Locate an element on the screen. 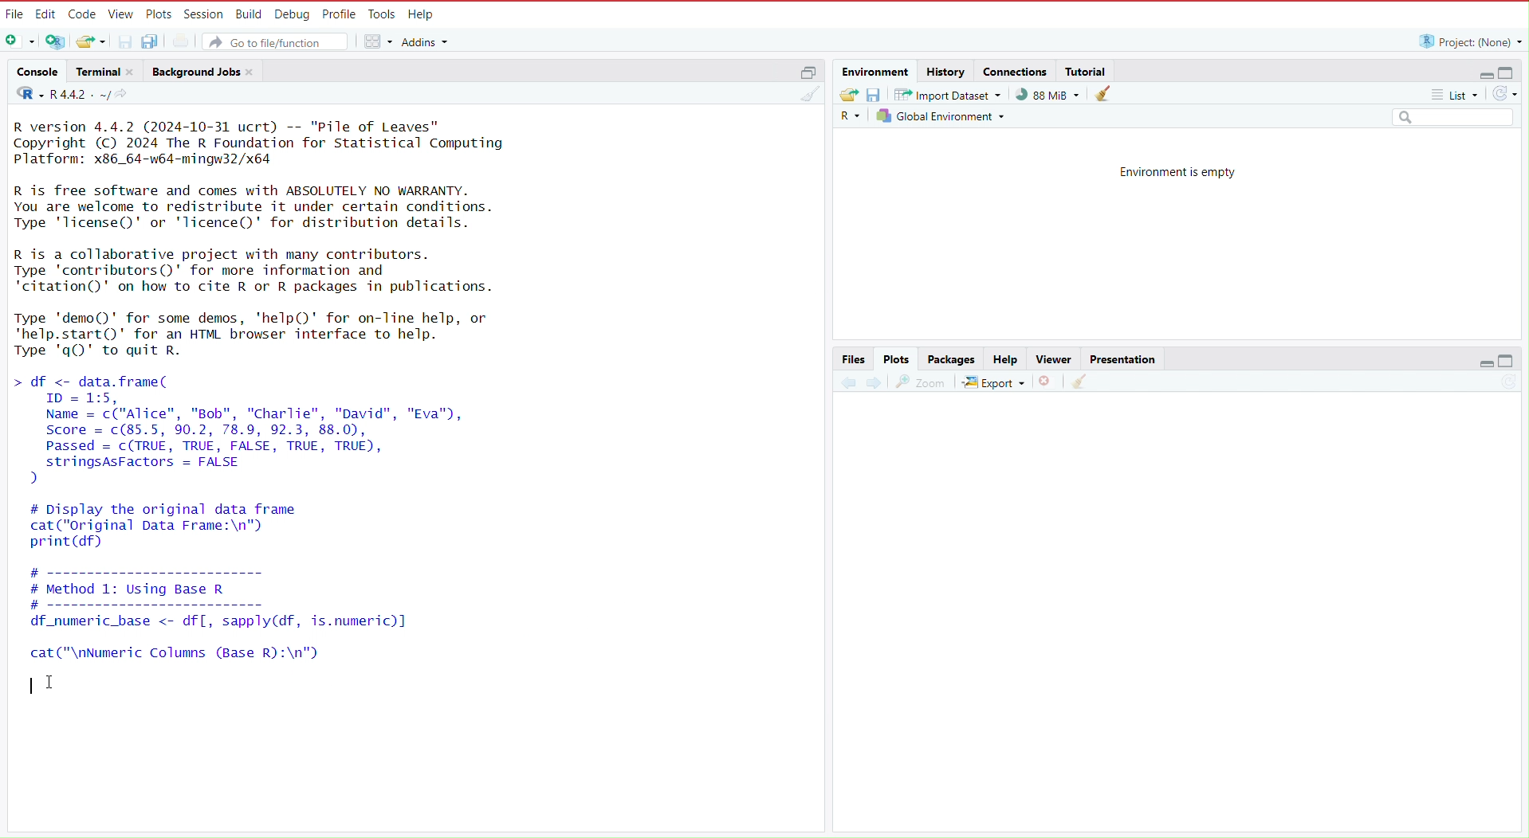 Image resolution: width=1529 pixels, height=838 pixels. 91,132 KiB used by R session is located at coordinates (1049, 95).